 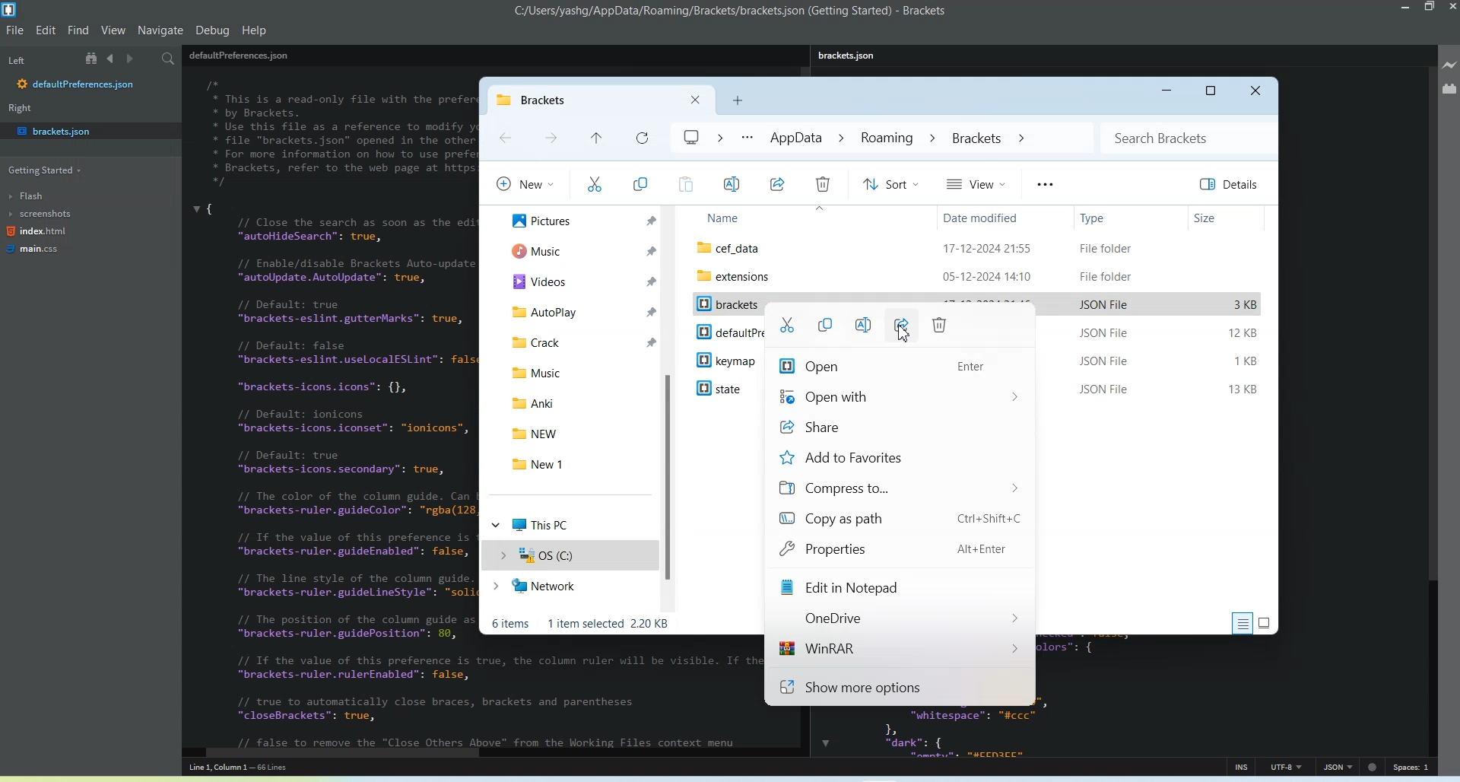 What do you see at coordinates (17, 60) in the screenshot?
I see `Left` at bounding box center [17, 60].